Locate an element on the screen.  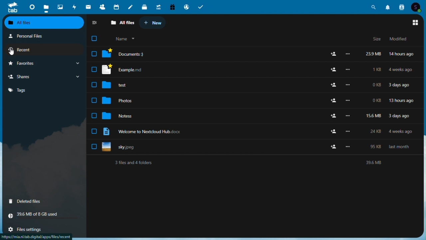
search is located at coordinates (374, 7).